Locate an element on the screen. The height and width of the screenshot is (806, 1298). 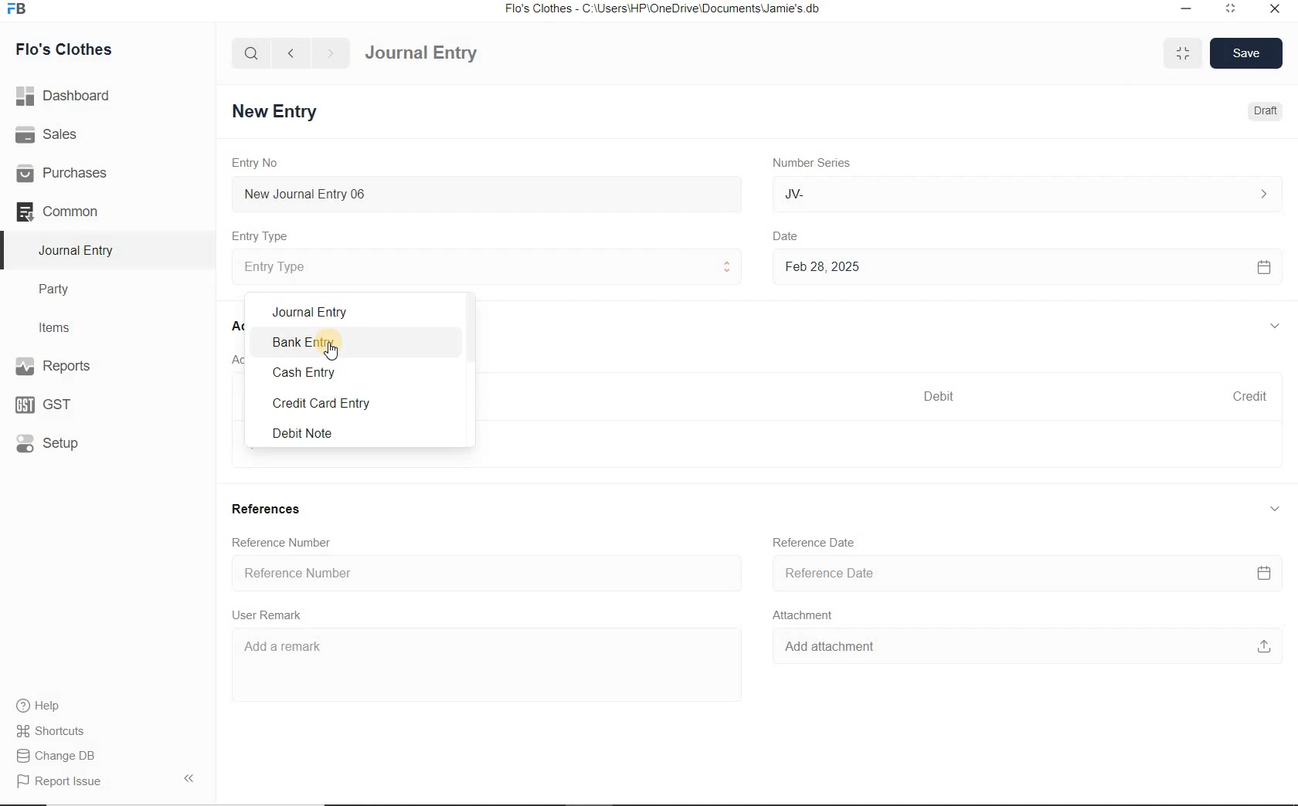
Add attachment is located at coordinates (1027, 647).